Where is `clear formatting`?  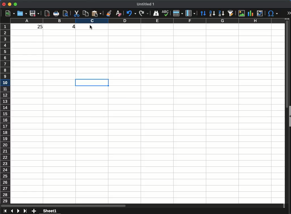
clear formatting is located at coordinates (119, 13).